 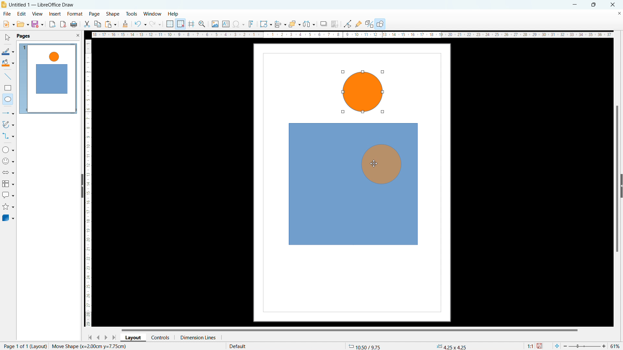 I want to click on insert, so click(x=55, y=14).